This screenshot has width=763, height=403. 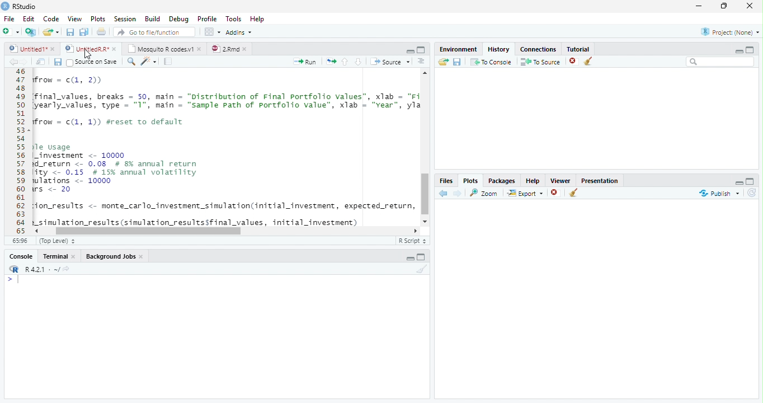 What do you see at coordinates (719, 193) in the screenshot?
I see `publish` at bounding box center [719, 193].